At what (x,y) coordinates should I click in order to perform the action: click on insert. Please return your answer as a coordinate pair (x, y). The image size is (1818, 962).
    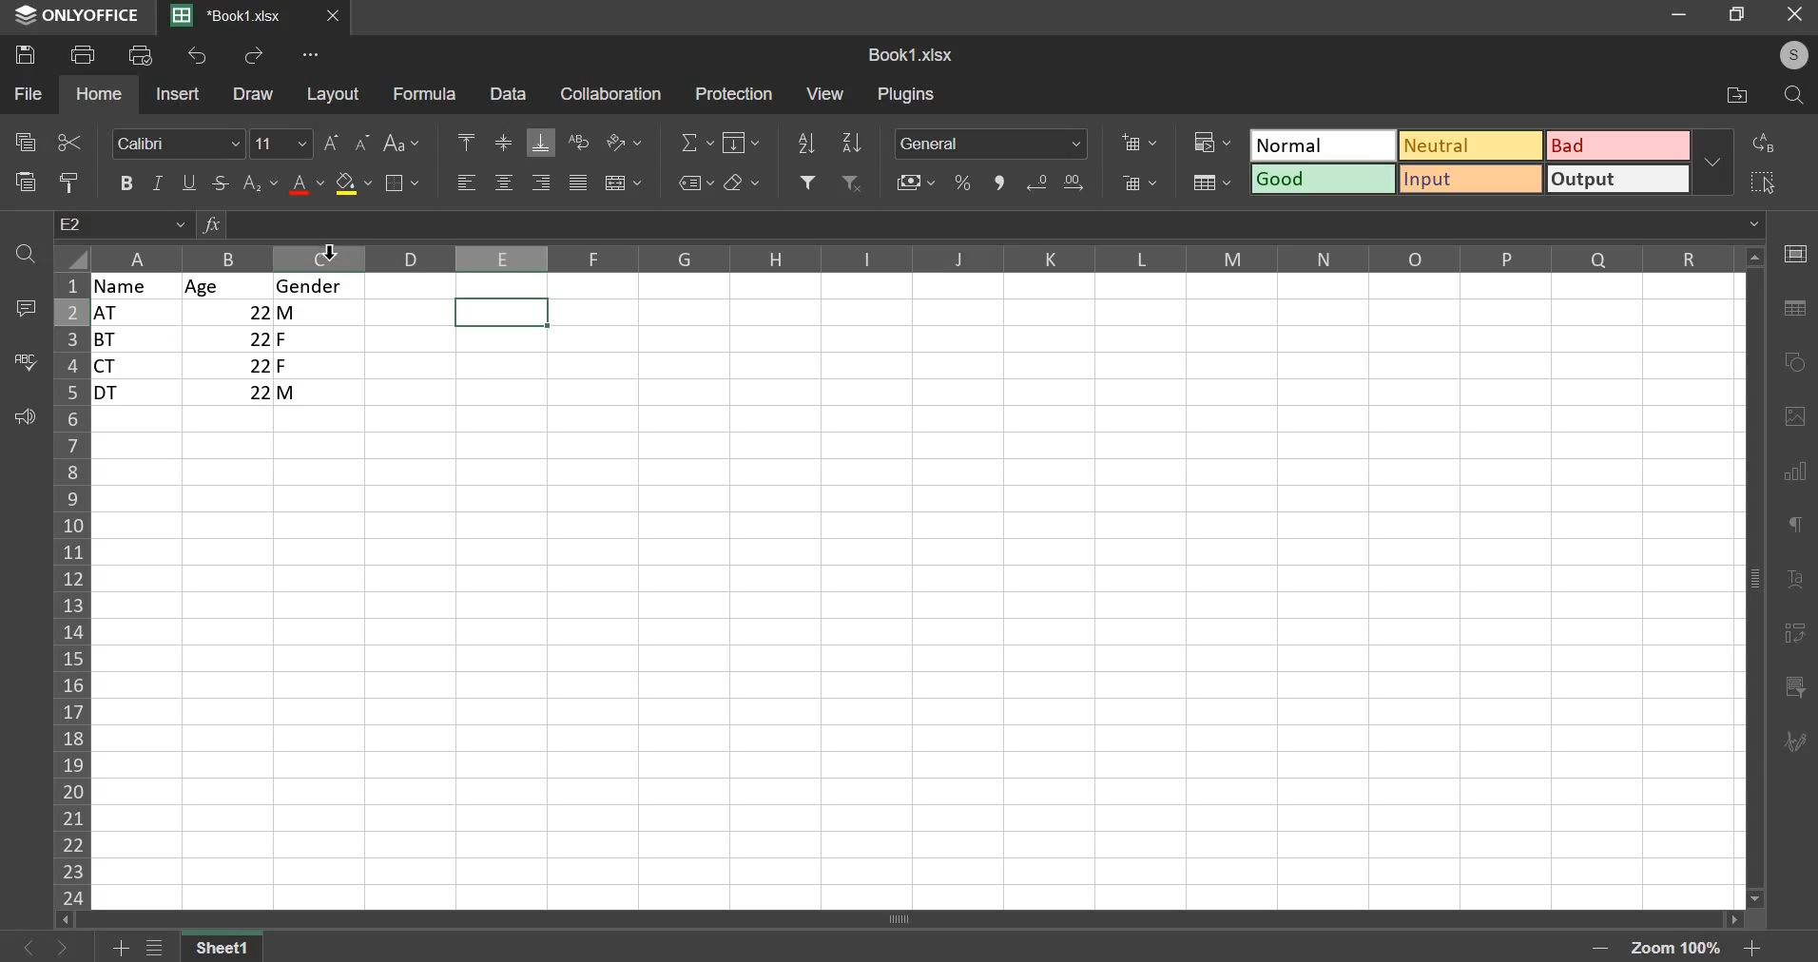
    Looking at the image, I should click on (178, 92).